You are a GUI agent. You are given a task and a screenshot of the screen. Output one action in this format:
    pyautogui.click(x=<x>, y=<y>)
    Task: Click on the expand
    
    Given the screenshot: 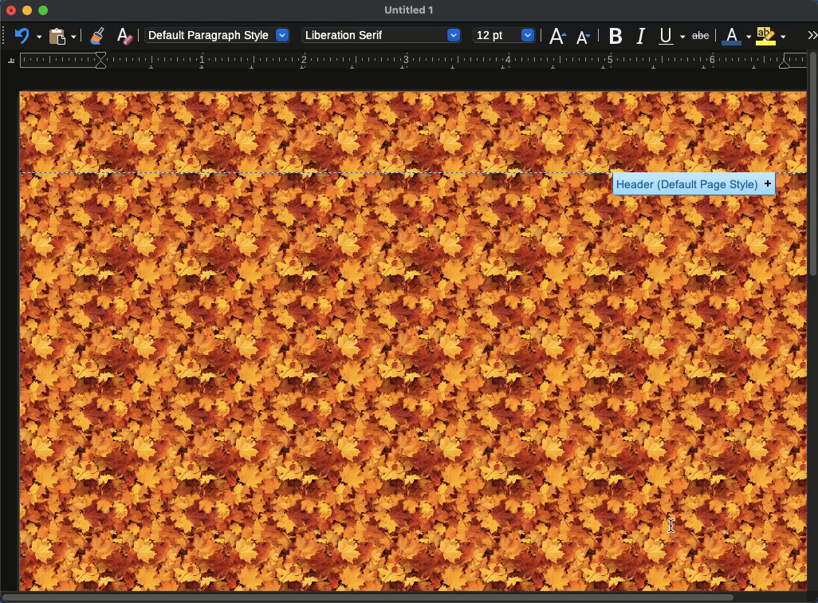 What is the action you would take?
    pyautogui.click(x=812, y=36)
    